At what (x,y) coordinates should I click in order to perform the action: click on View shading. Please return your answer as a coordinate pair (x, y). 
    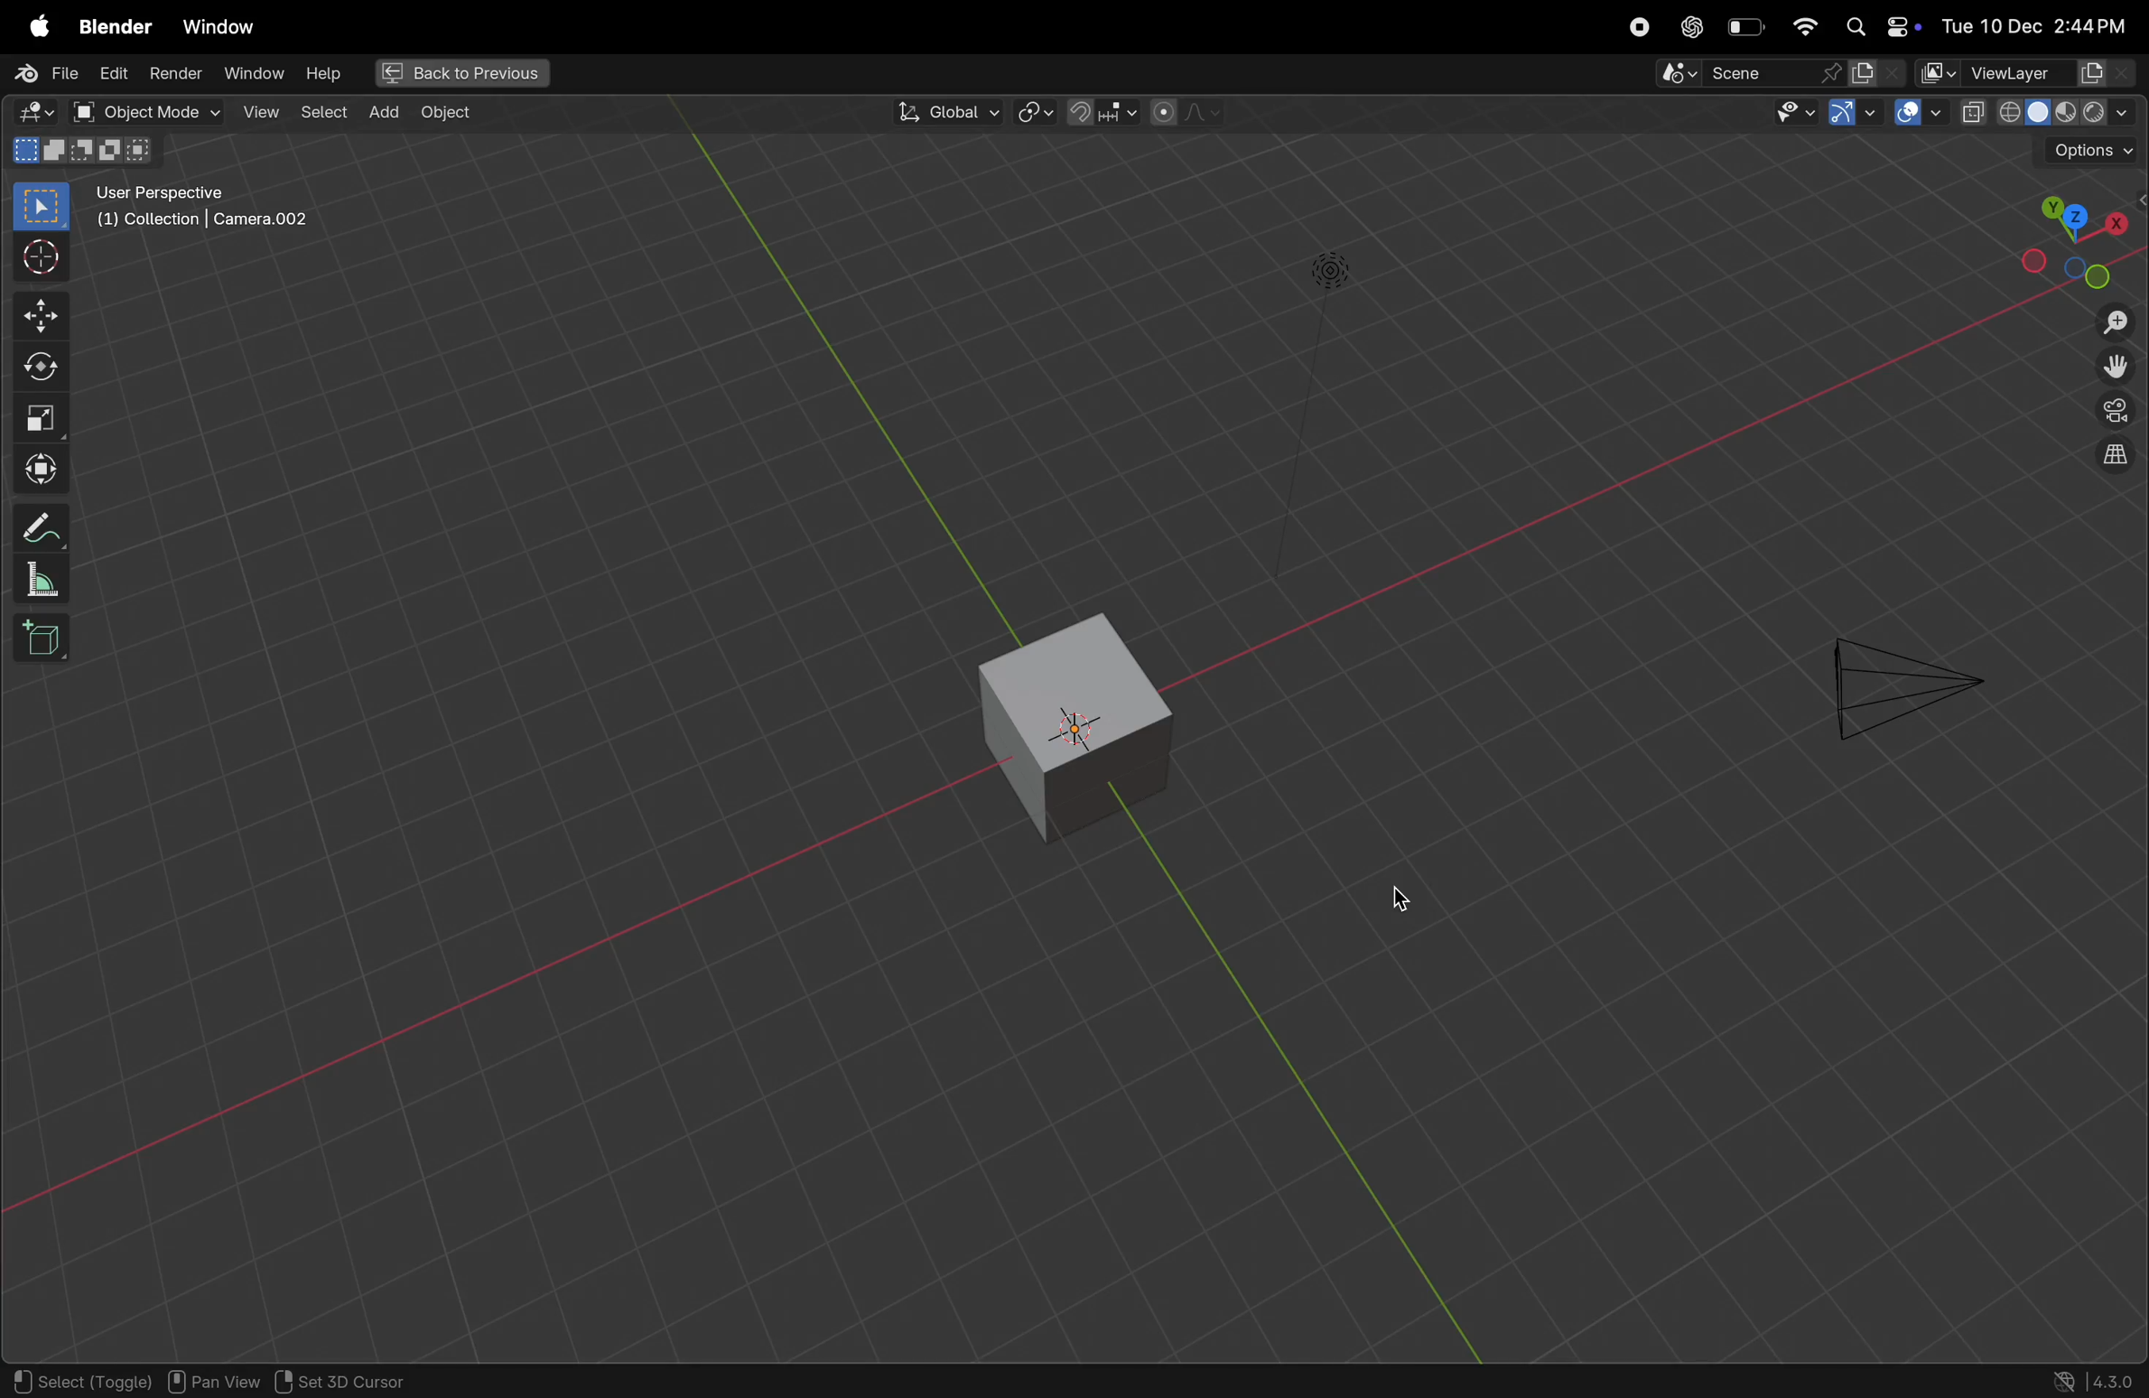
    Looking at the image, I should click on (2046, 116).